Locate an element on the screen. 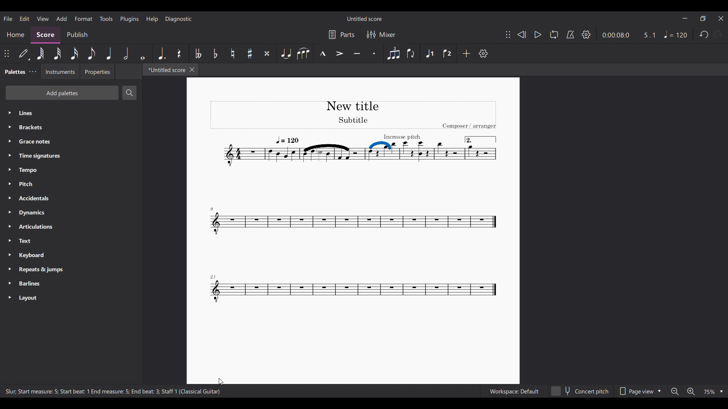 The width and height of the screenshot is (728, 409). Augmentation dot is located at coordinates (162, 53).